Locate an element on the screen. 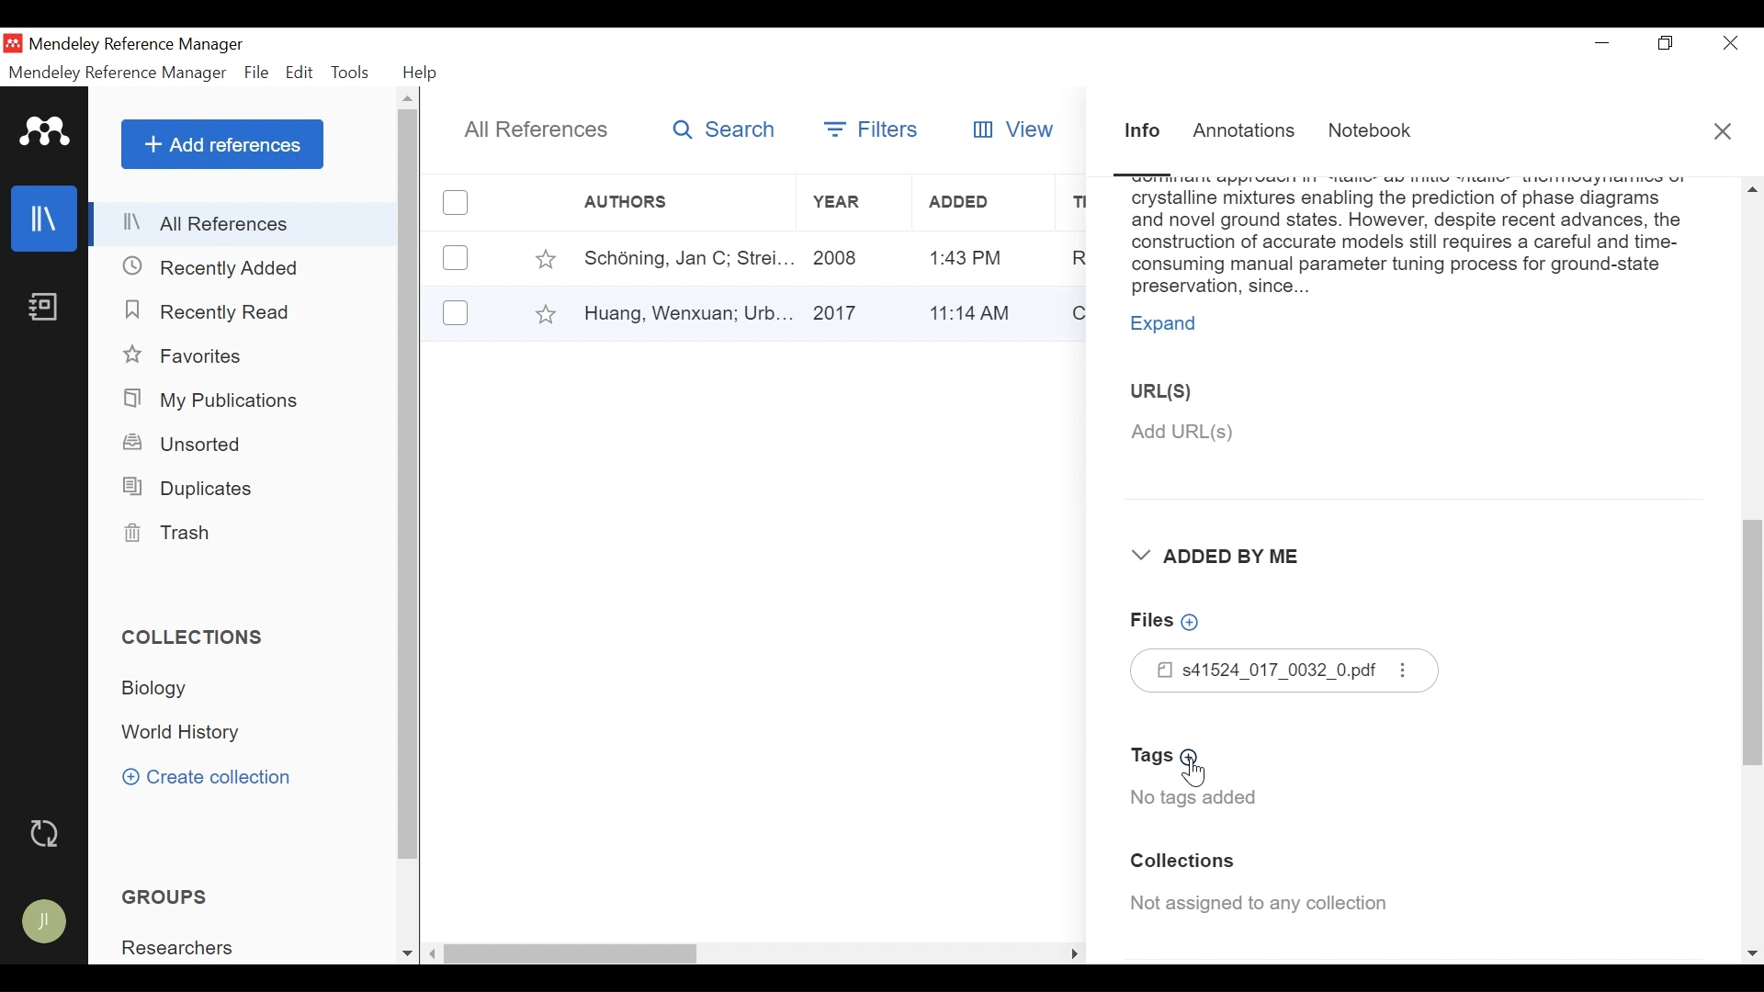  Added By Me is located at coordinates (1227, 557).